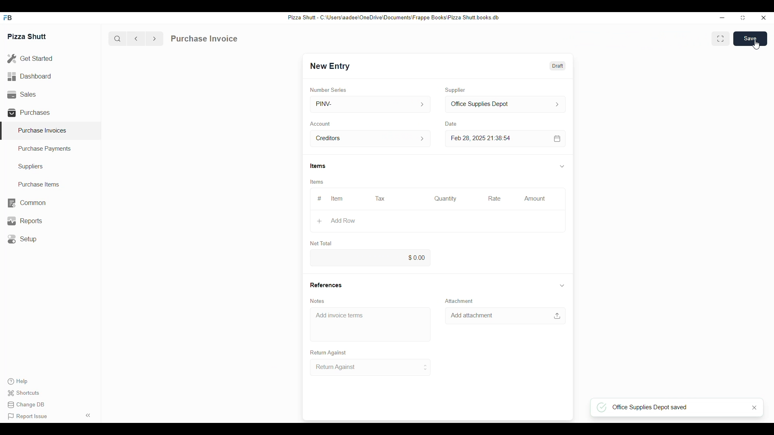 The image size is (774, 435). I want to click on Shortcuts, so click(25, 393).